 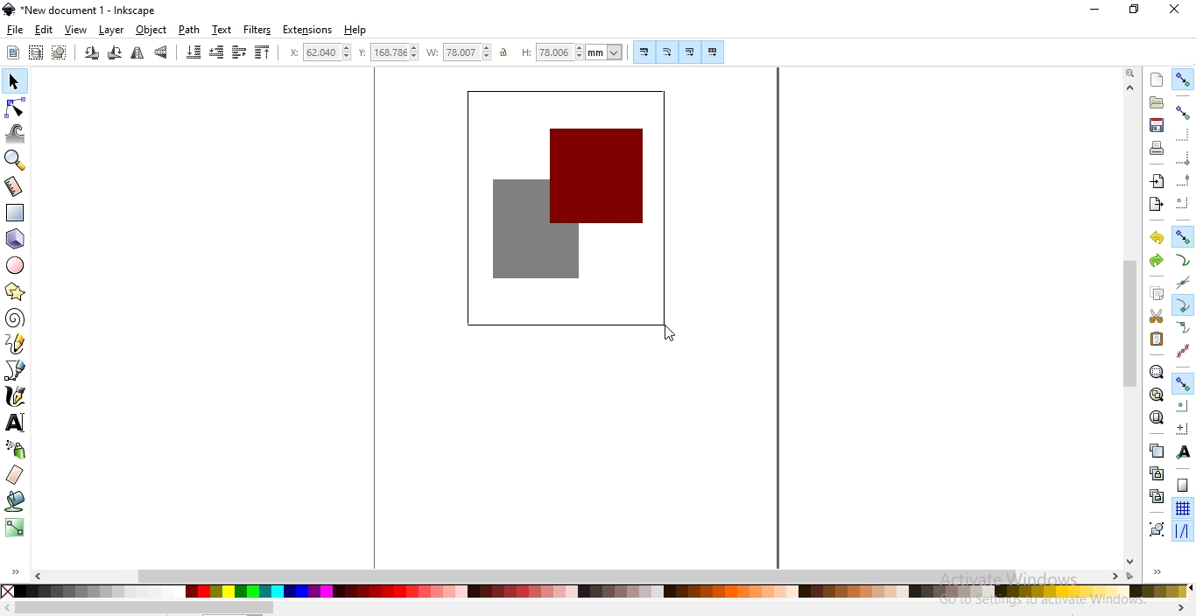 What do you see at coordinates (322, 54) in the screenshot?
I see `horizontal coordinate of selection` at bounding box center [322, 54].